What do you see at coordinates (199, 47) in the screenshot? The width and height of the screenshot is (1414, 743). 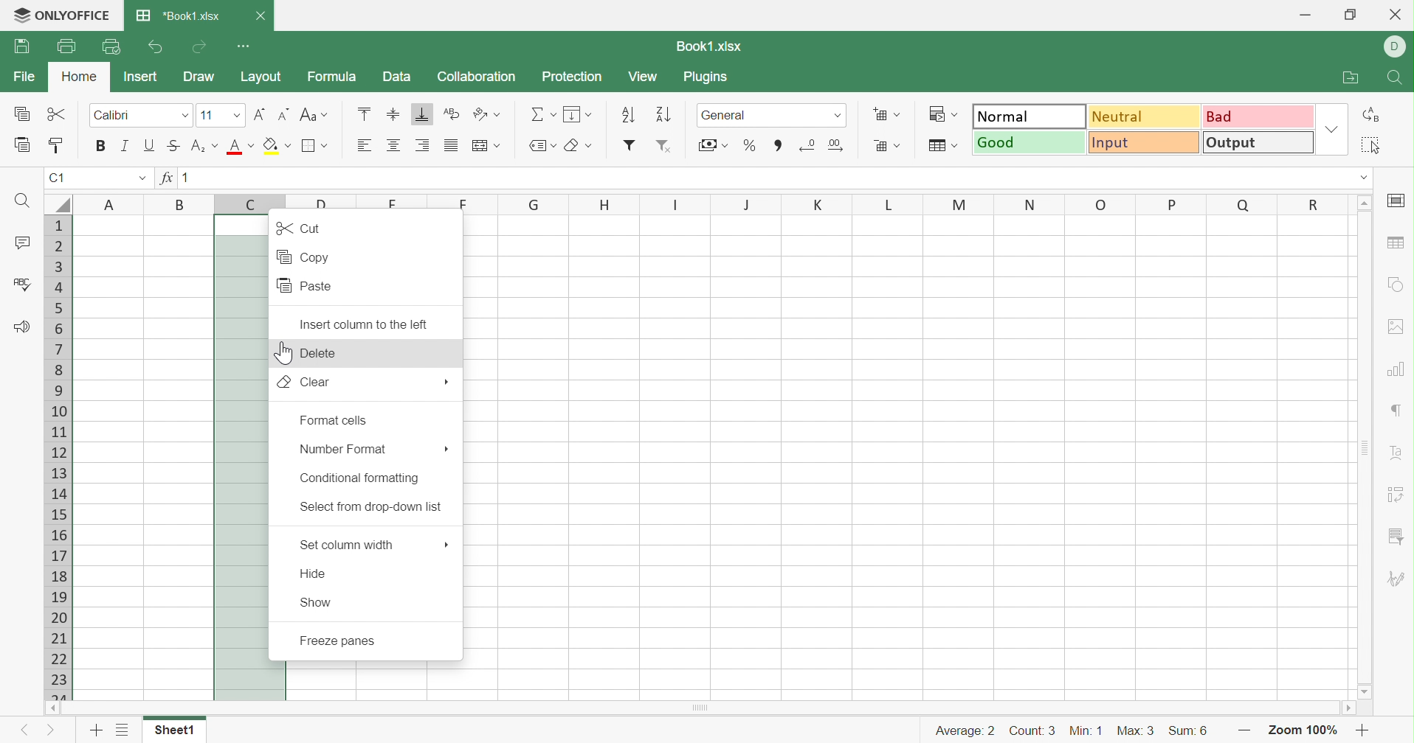 I see `Redo` at bounding box center [199, 47].